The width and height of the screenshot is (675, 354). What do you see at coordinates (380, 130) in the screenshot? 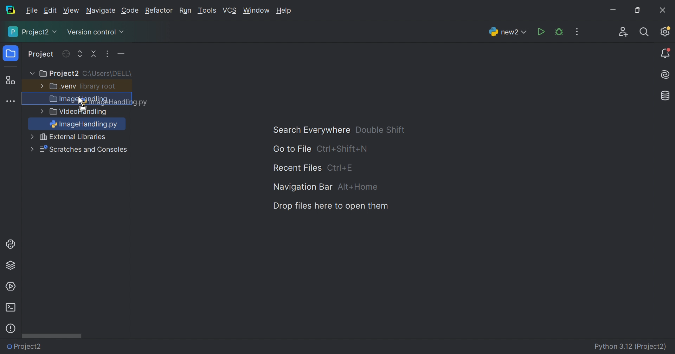
I see `Double Shift` at bounding box center [380, 130].